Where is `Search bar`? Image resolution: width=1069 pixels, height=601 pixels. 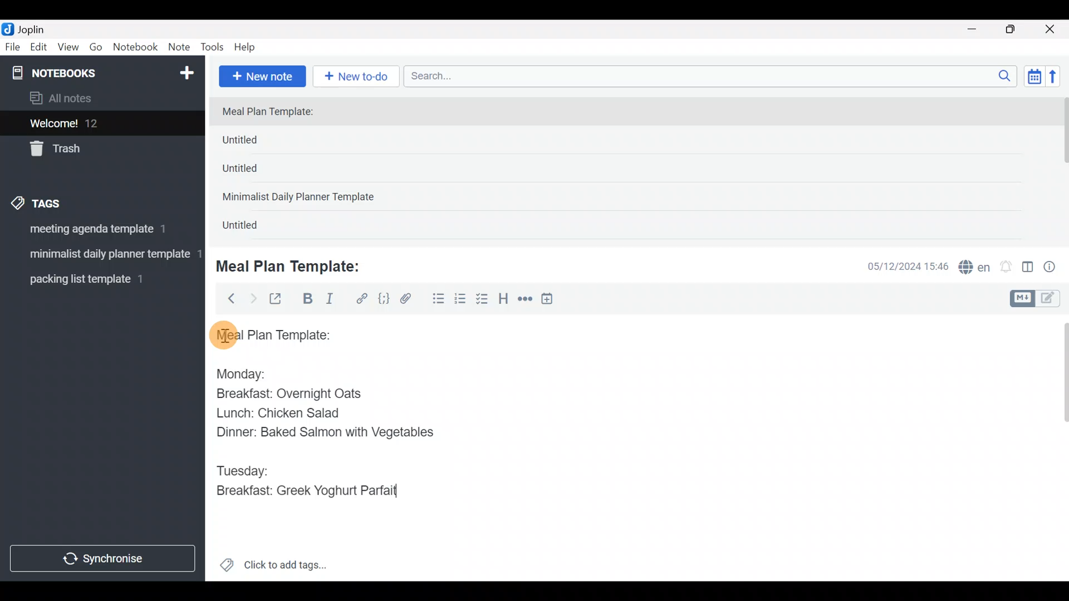 Search bar is located at coordinates (713, 75).